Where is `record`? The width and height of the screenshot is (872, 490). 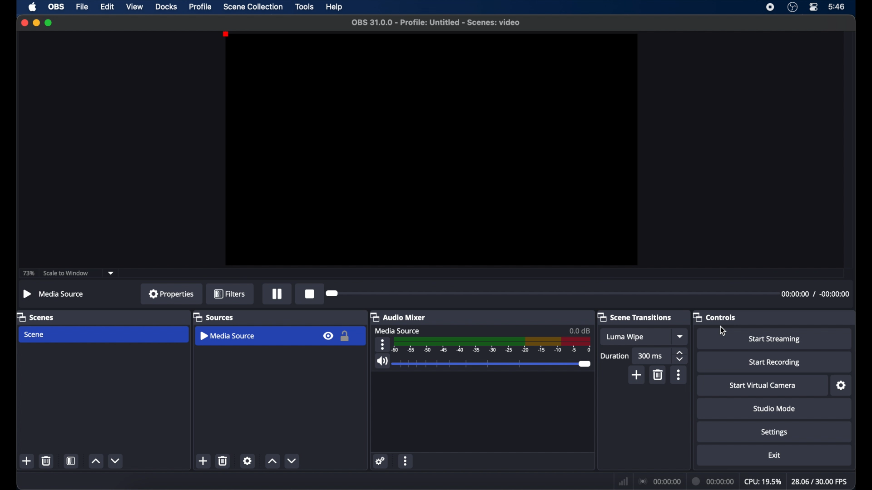 record is located at coordinates (310, 294).